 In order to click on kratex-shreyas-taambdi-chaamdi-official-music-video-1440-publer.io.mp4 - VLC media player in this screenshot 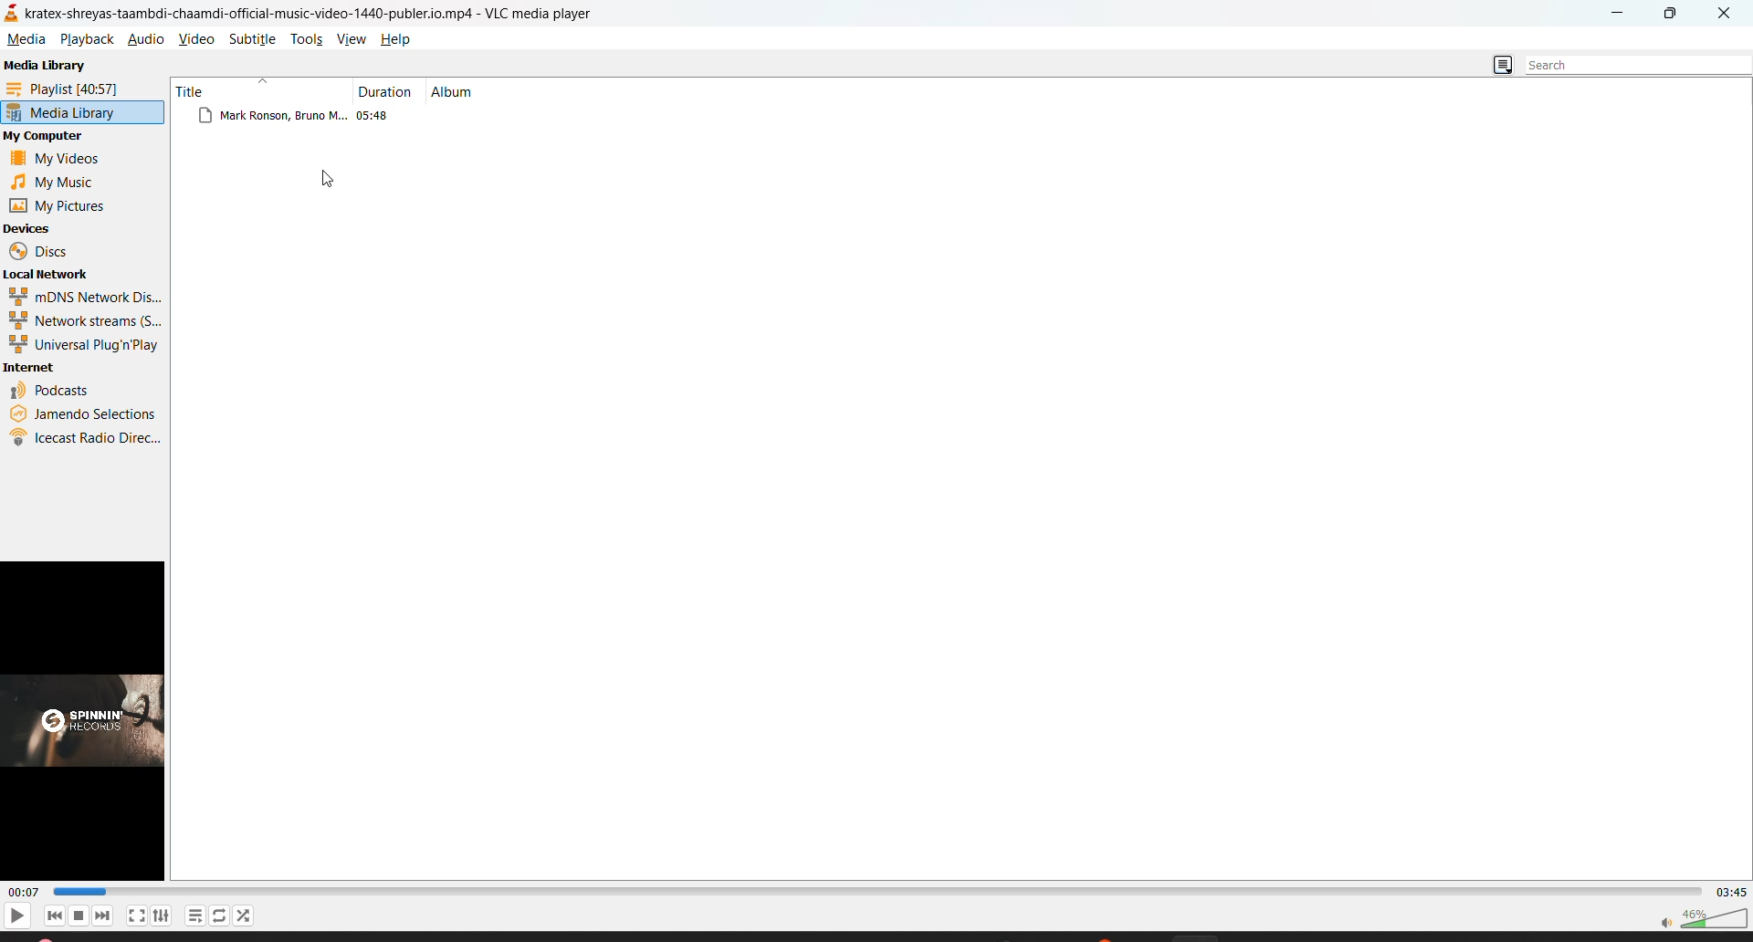, I will do `click(333, 11)`.